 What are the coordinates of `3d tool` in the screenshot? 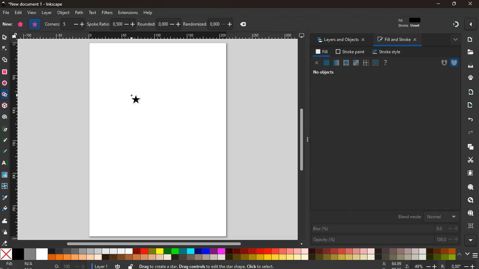 It's located at (5, 106).